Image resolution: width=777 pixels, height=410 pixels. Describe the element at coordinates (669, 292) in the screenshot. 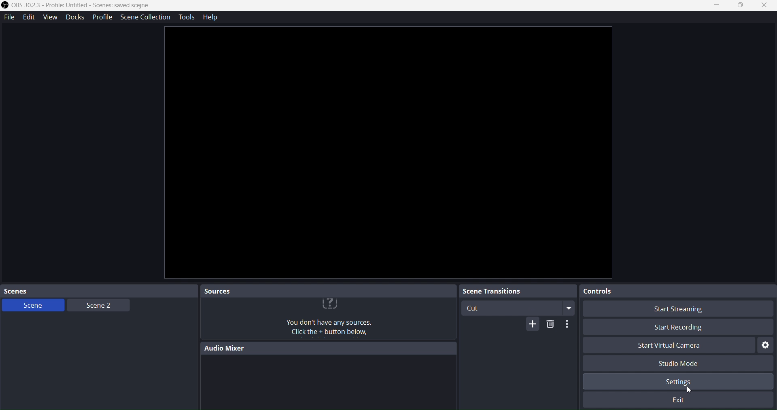

I see `Controls` at that location.